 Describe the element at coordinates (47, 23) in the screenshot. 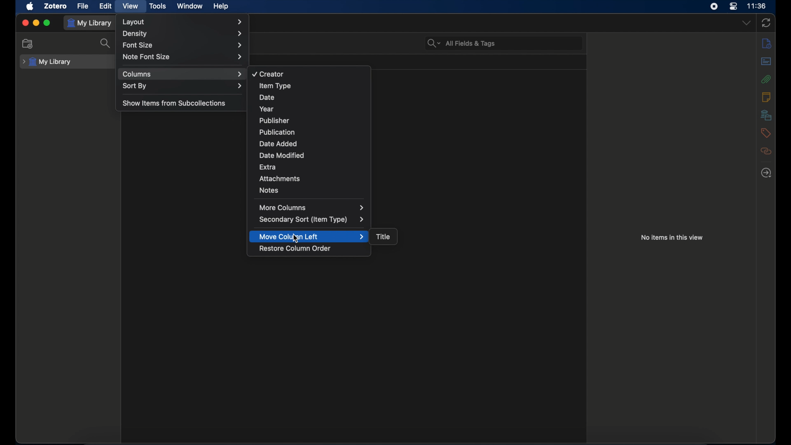

I see `maximize` at that location.